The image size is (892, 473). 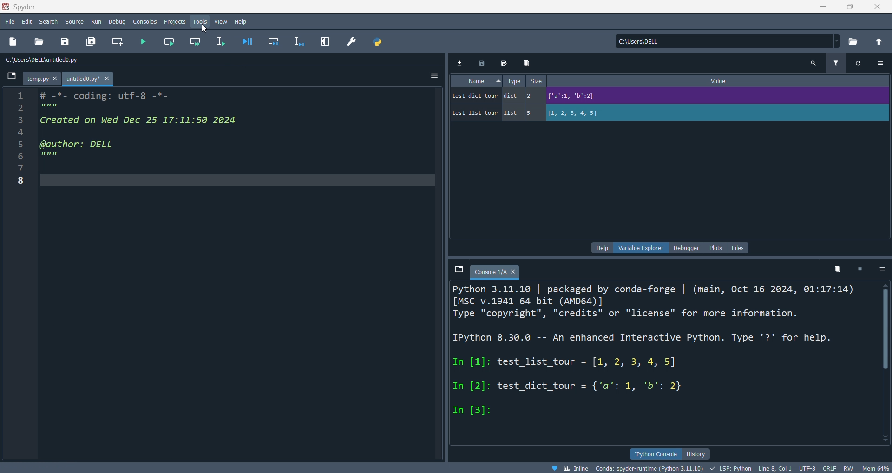 I want to click on untitled0.py, so click(x=91, y=79).